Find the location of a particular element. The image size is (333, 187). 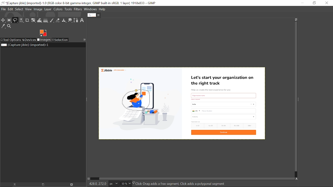

Current image unit is located at coordinates (113, 184).